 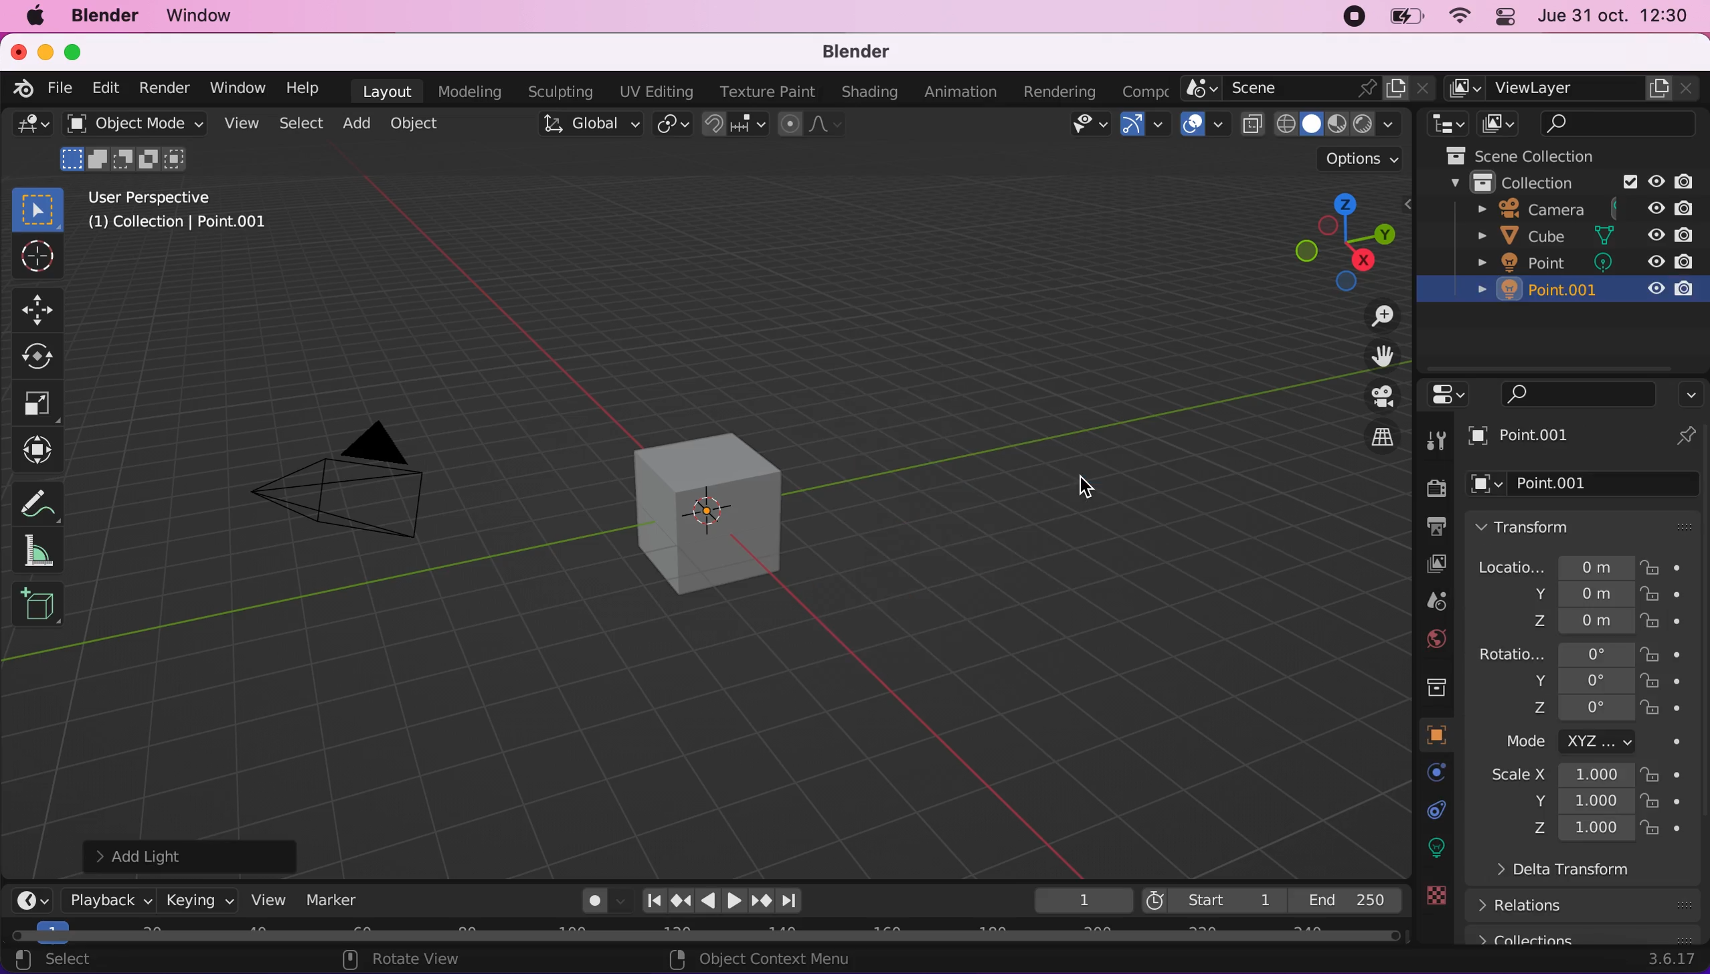 What do you see at coordinates (1508, 17) in the screenshot?
I see `panel control` at bounding box center [1508, 17].